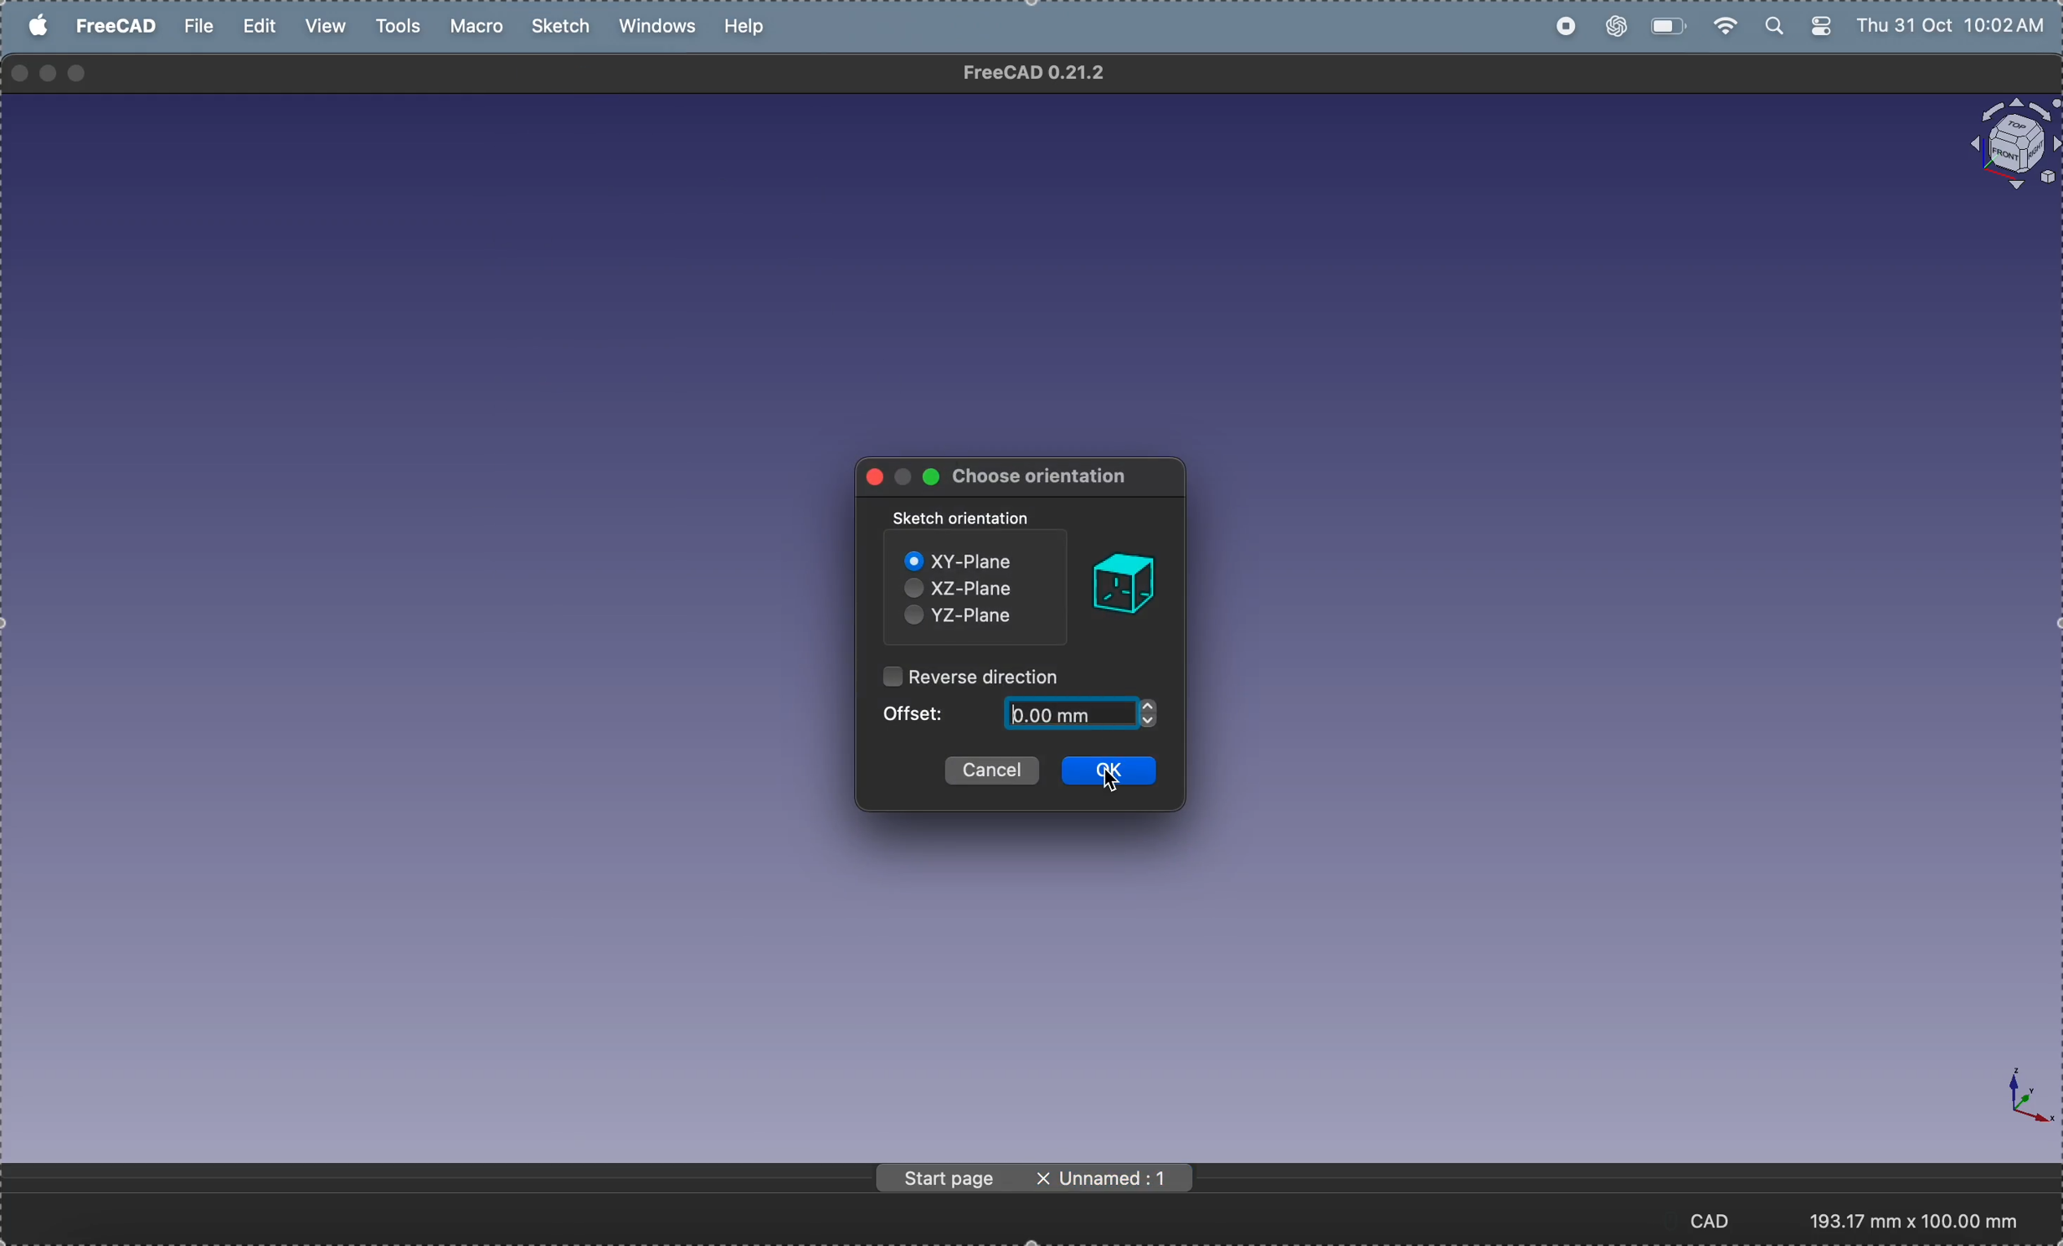 The width and height of the screenshot is (2063, 1246). What do you see at coordinates (965, 519) in the screenshot?
I see `sketch orientation` at bounding box center [965, 519].